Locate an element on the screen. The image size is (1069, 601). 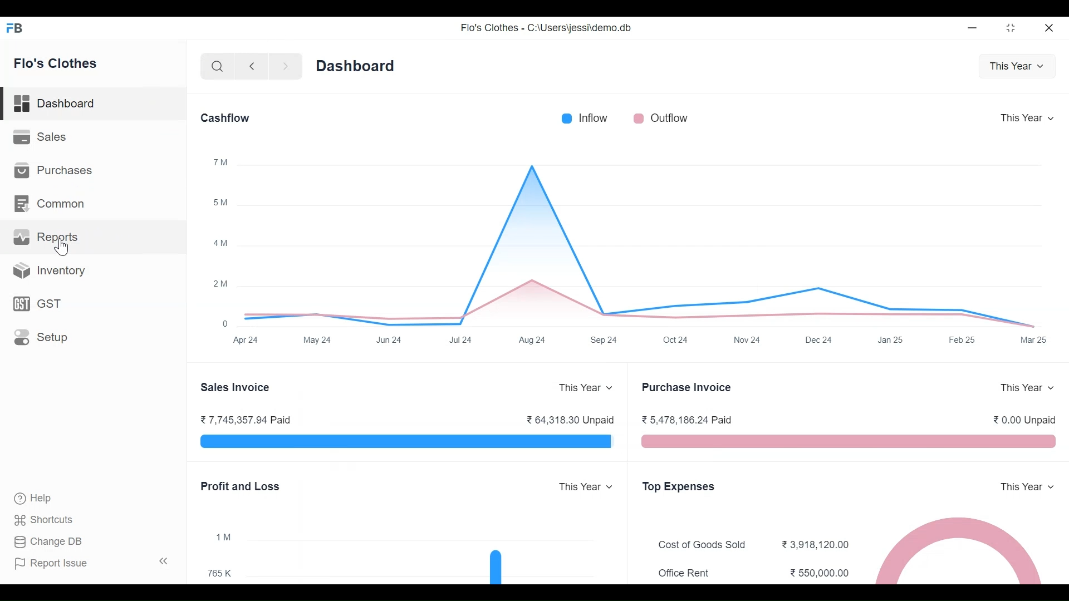
7,745,357.94 Paid is located at coordinates (246, 420).